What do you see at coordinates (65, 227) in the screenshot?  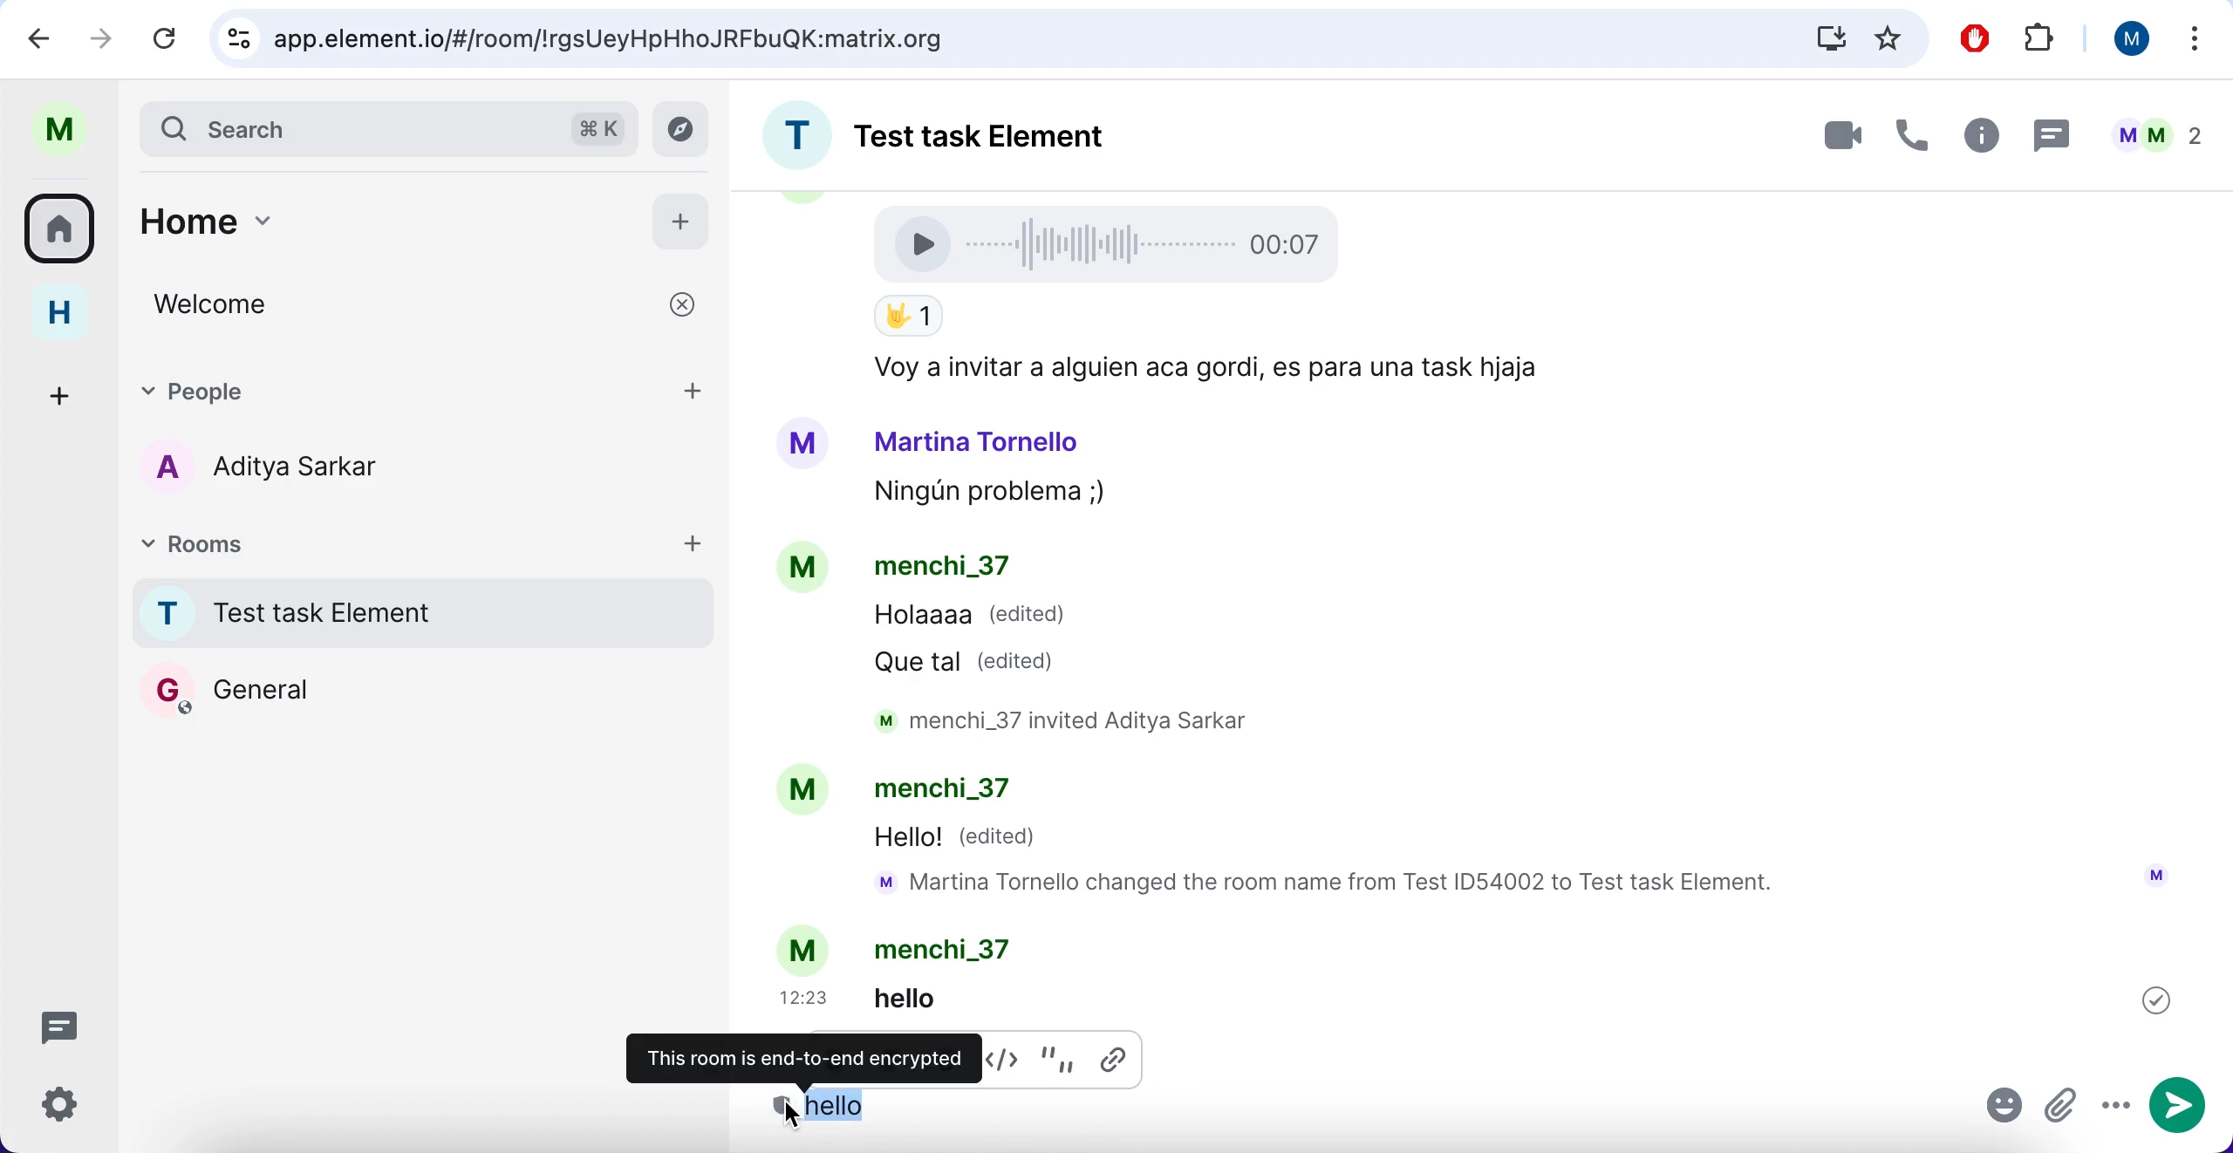 I see `rooms` at bounding box center [65, 227].